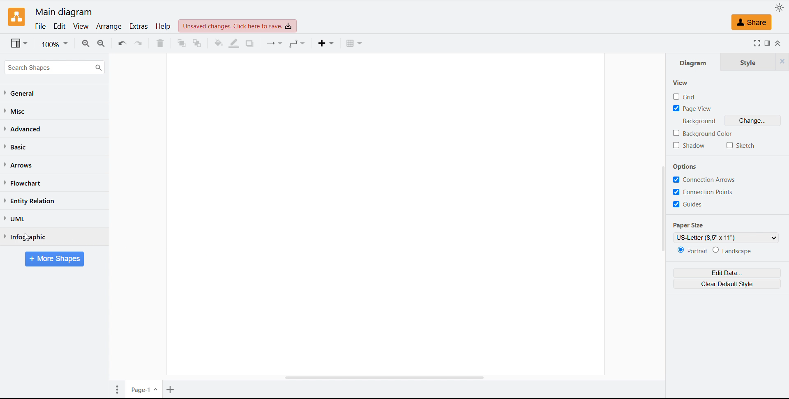 This screenshot has height=399, width=789. What do you see at coordinates (694, 63) in the screenshot?
I see `Diagram ` at bounding box center [694, 63].